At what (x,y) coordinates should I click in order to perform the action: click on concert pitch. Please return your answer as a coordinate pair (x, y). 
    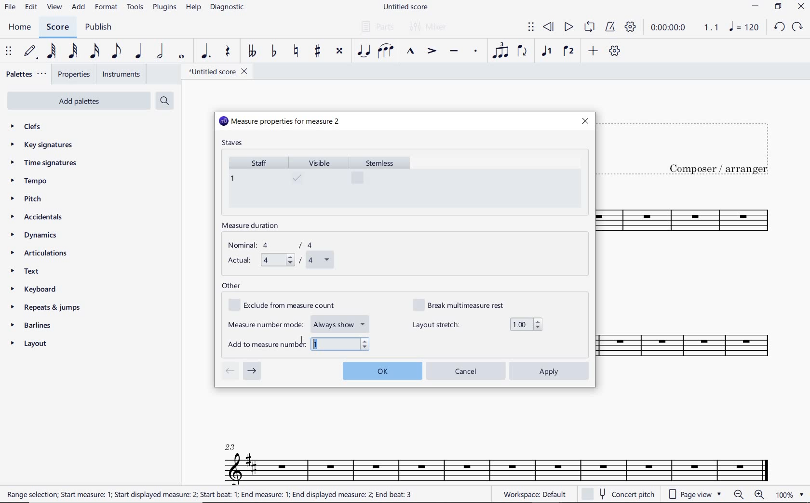
    Looking at the image, I should click on (620, 494).